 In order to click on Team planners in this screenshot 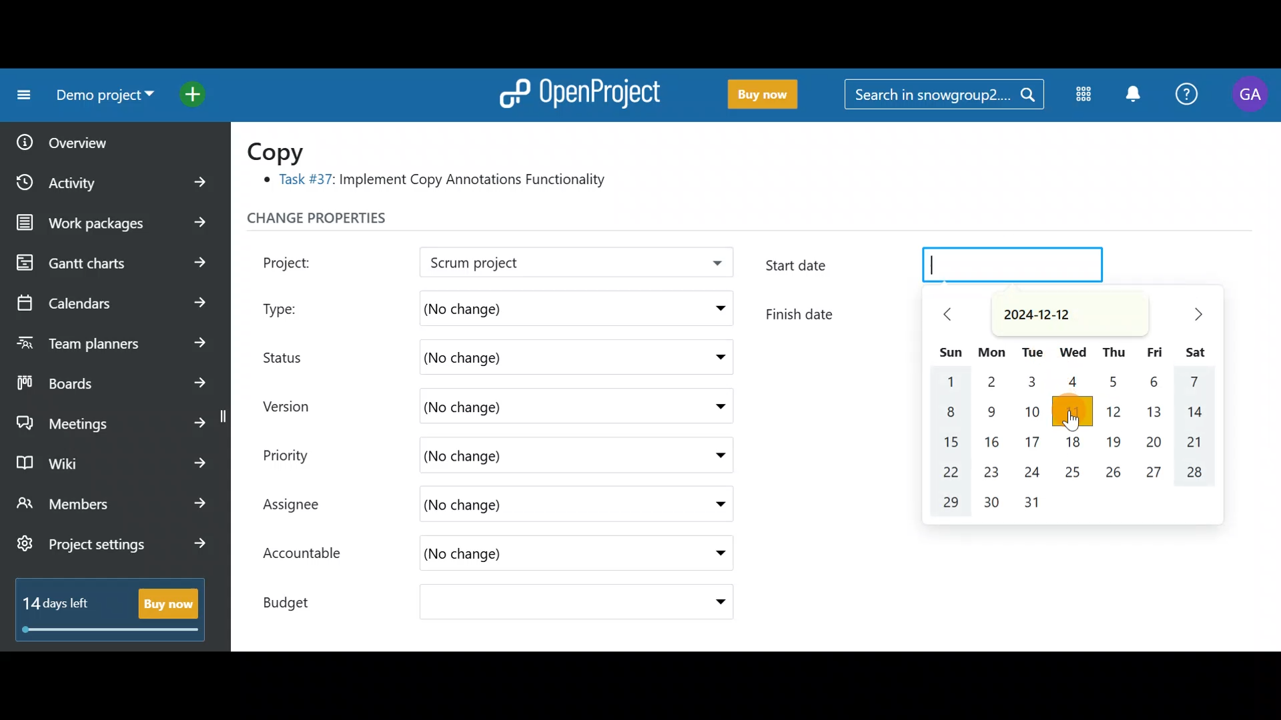, I will do `click(109, 339)`.